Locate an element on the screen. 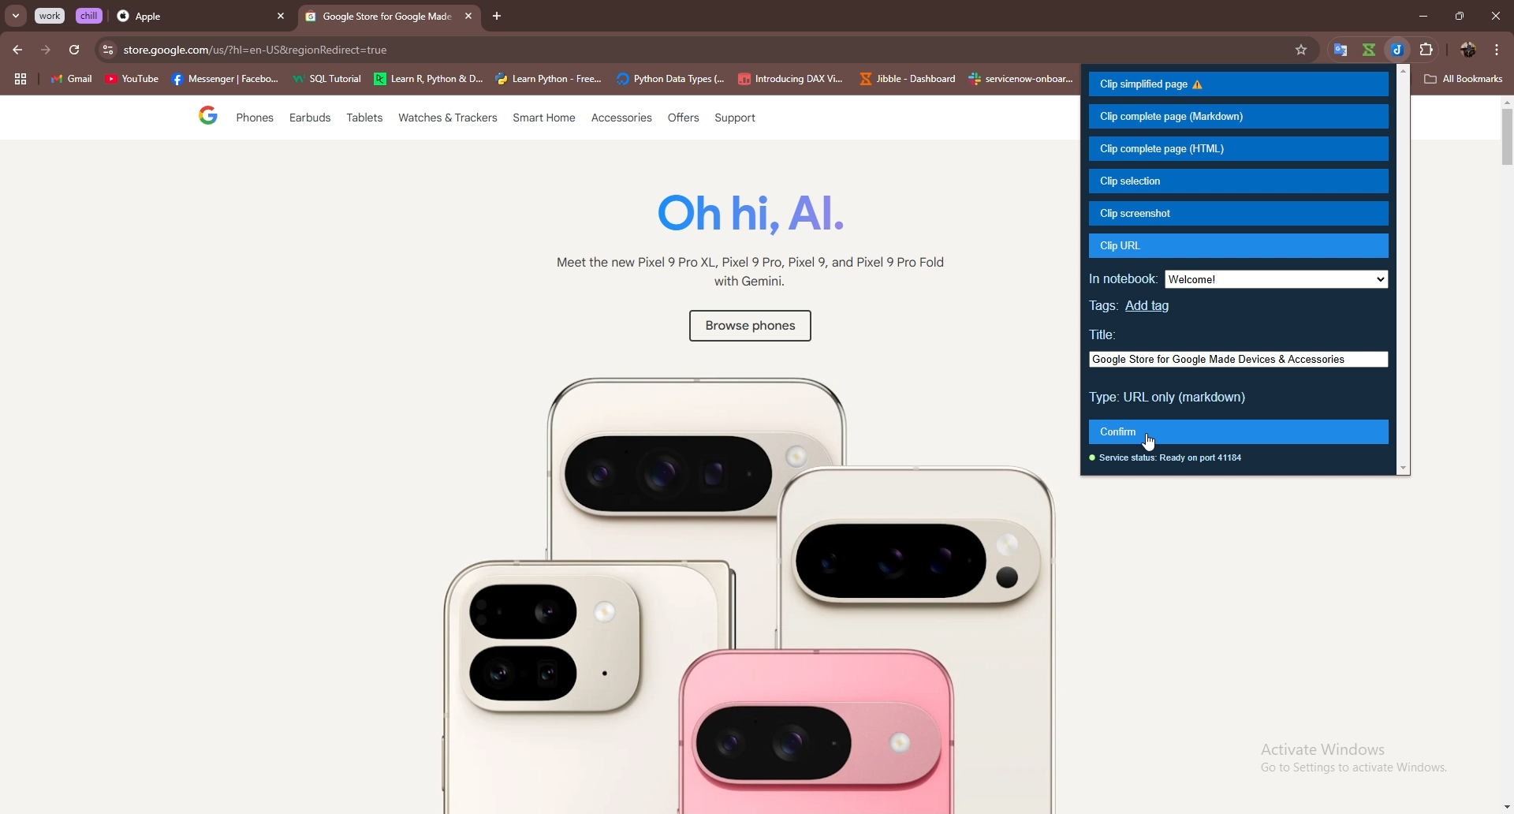 This screenshot has height=814, width=1514. @ Google Store for Google Mad is located at coordinates (378, 20).